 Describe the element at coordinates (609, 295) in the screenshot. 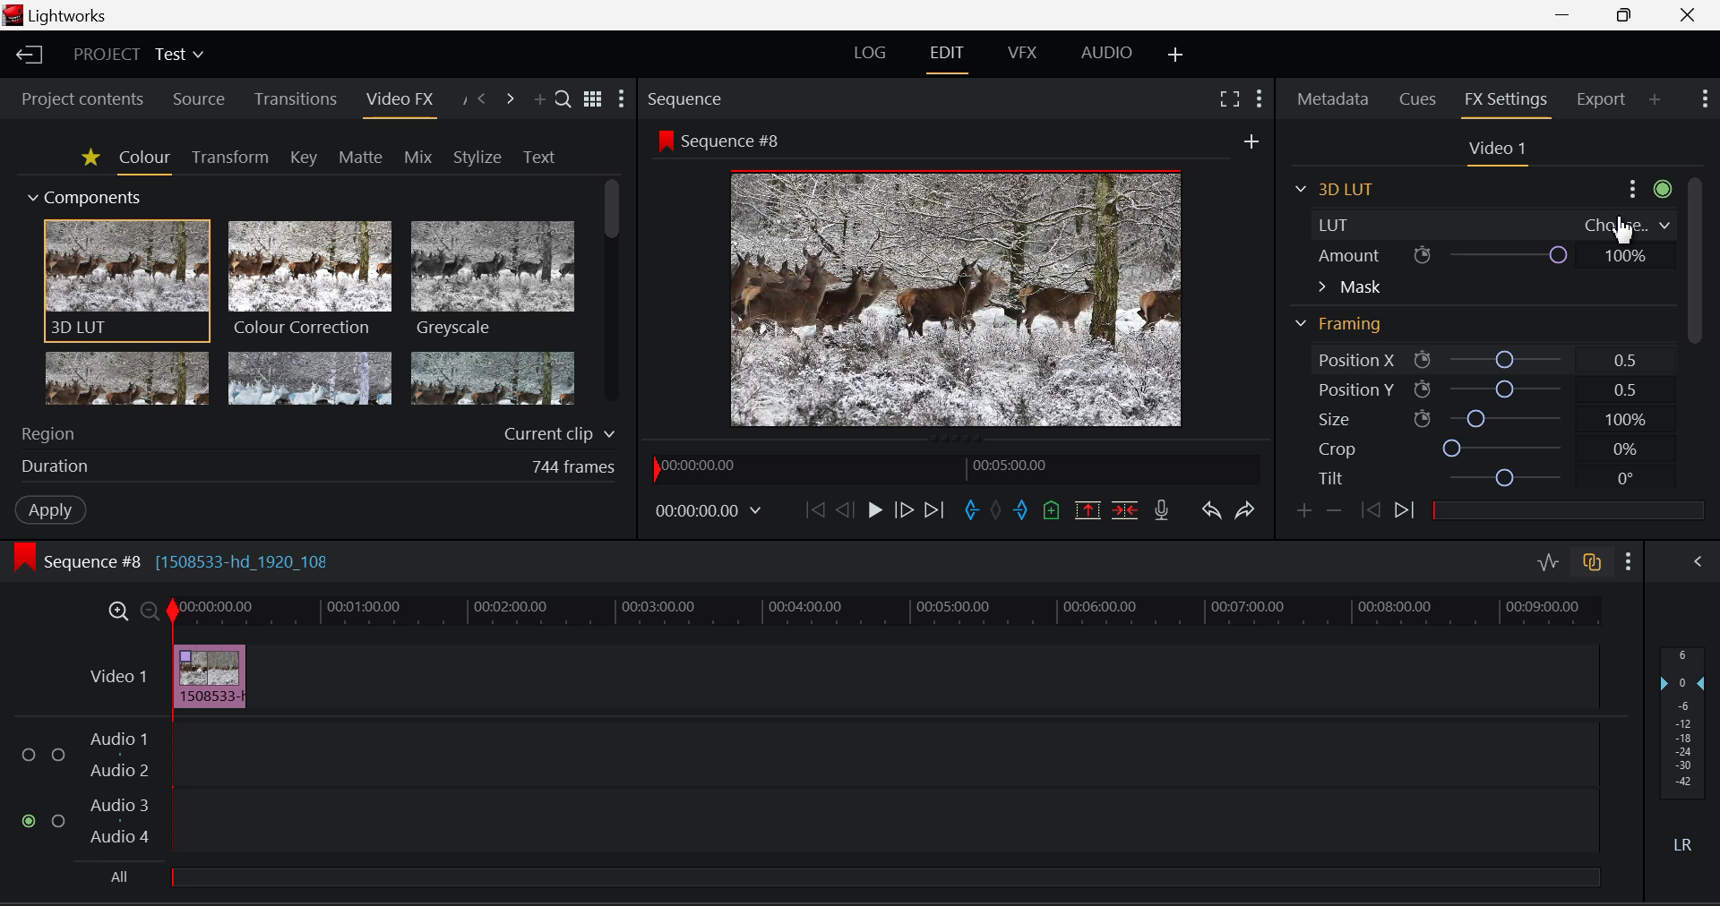

I see `Scroll Bar` at that location.